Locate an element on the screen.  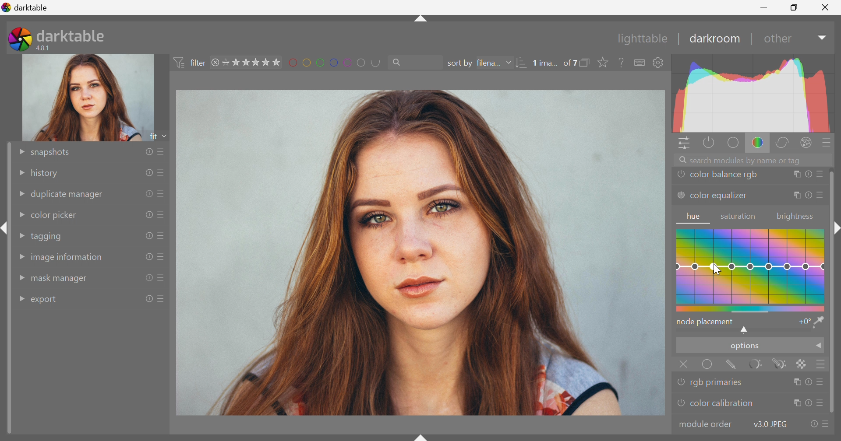
darktable is located at coordinates (72, 34).